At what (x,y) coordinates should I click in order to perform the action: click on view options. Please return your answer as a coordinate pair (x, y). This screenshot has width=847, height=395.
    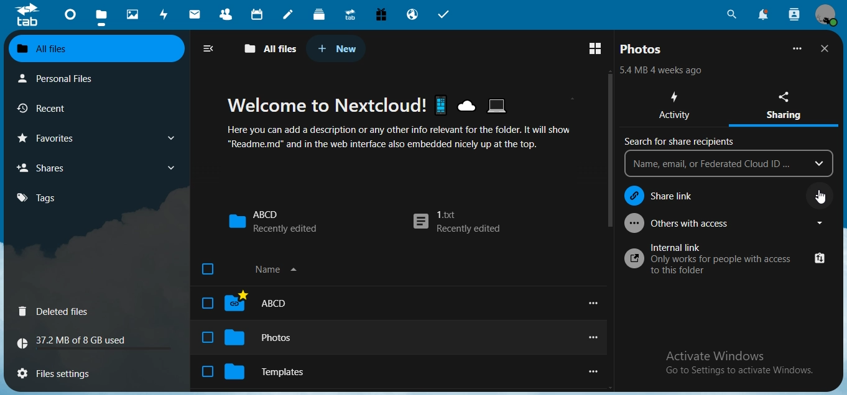
    Looking at the image, I should click on (595, 337).